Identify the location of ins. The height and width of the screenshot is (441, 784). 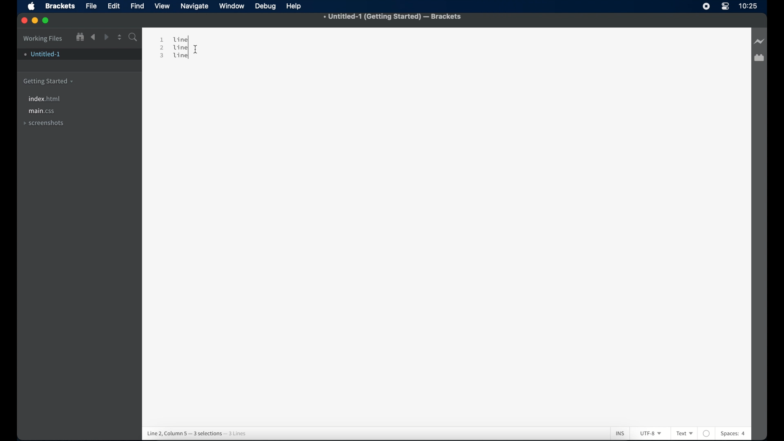
(615, 429).